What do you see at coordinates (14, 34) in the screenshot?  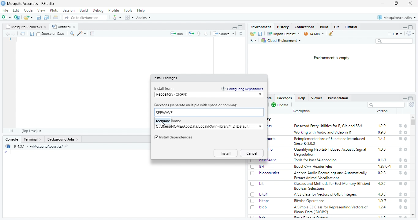 I see `forward` at bounding box center [14, 34].